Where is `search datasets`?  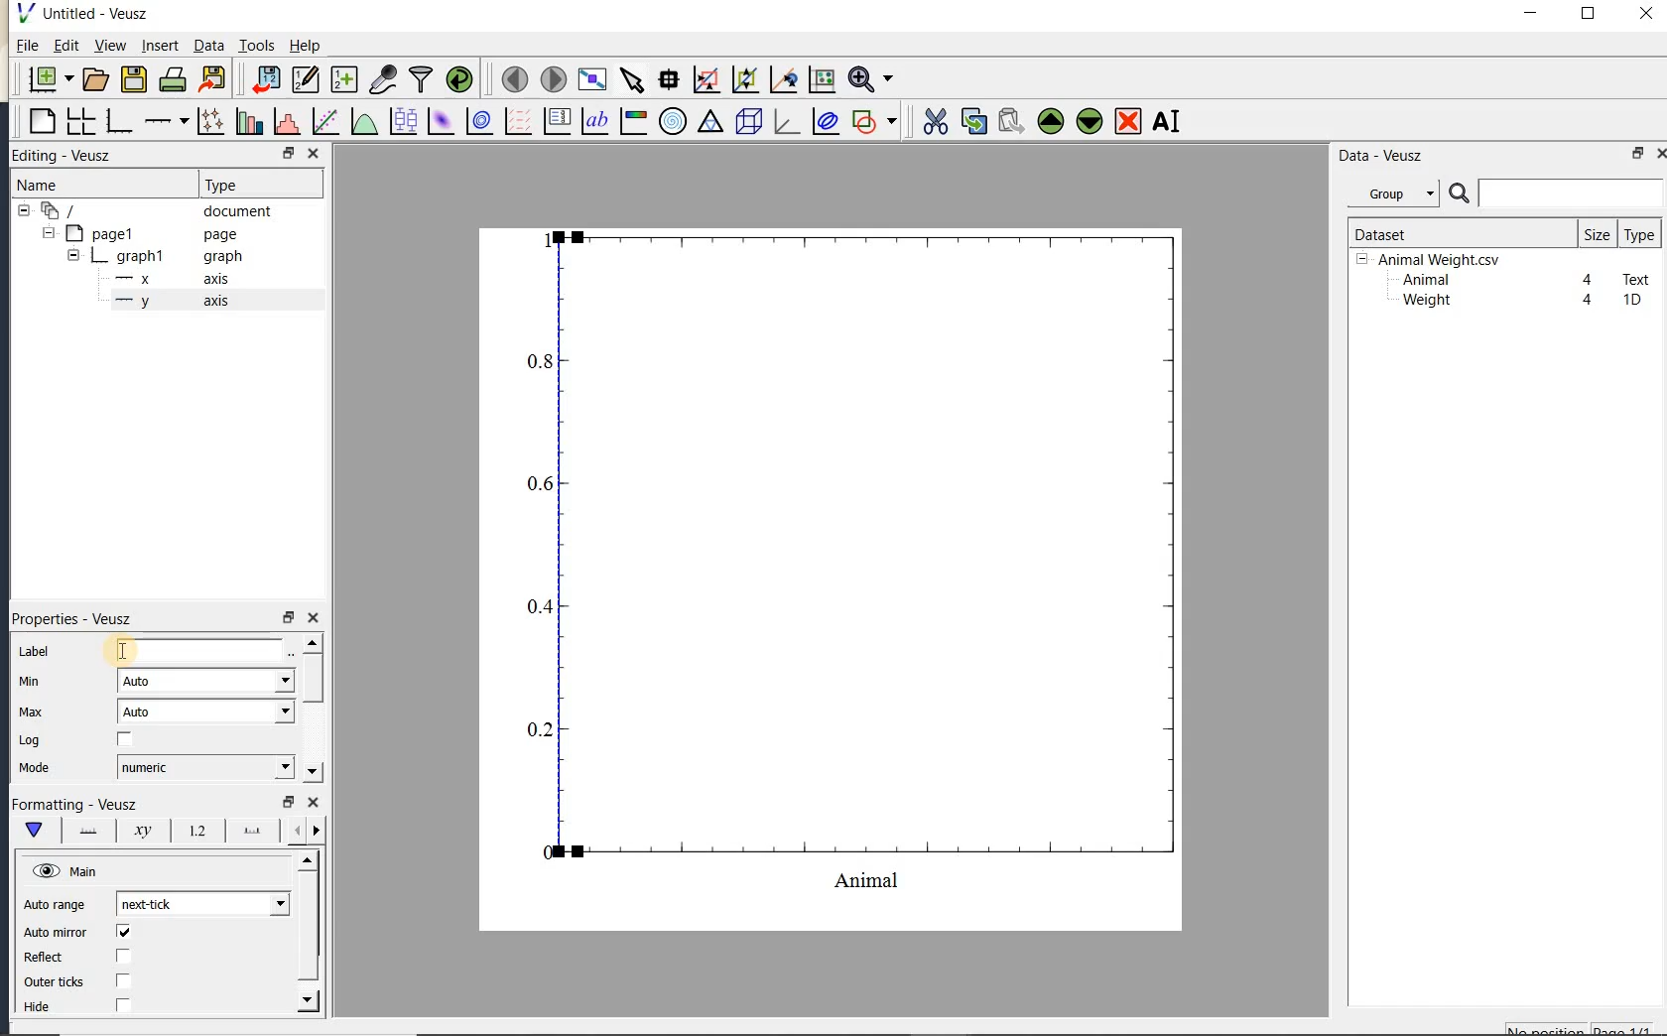 search datasets is located at coordinates (1556, 194).